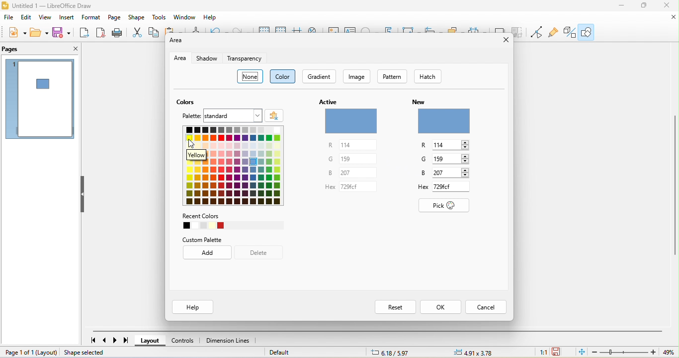 The image size is (679, 358). What do you see at coordinates (189, 144) in the screenshot?
I see `cursor movement` at bounding box center [189, 144].